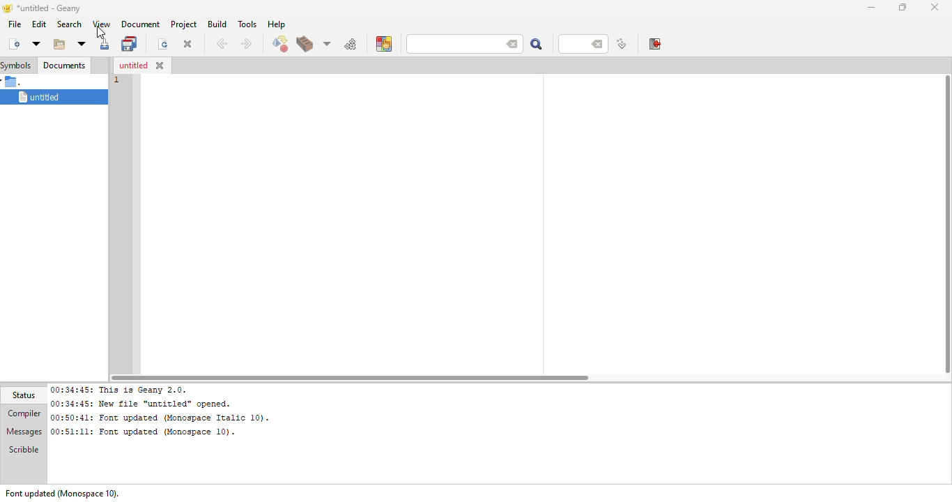  What do you see at coordinates (22, 451) in the screenshot?
I see `scribble` at bounding box center [22, 451].